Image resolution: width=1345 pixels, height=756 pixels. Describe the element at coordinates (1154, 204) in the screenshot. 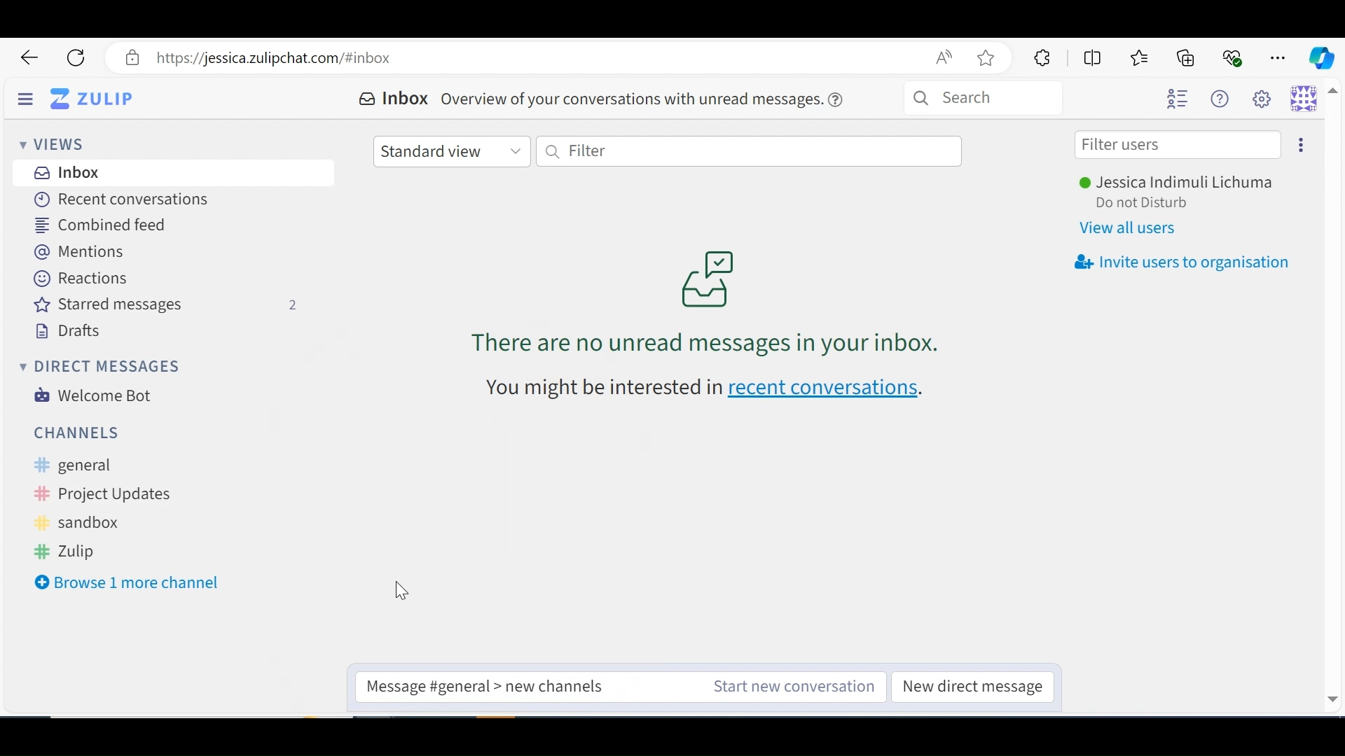

I see `Status` at that location.